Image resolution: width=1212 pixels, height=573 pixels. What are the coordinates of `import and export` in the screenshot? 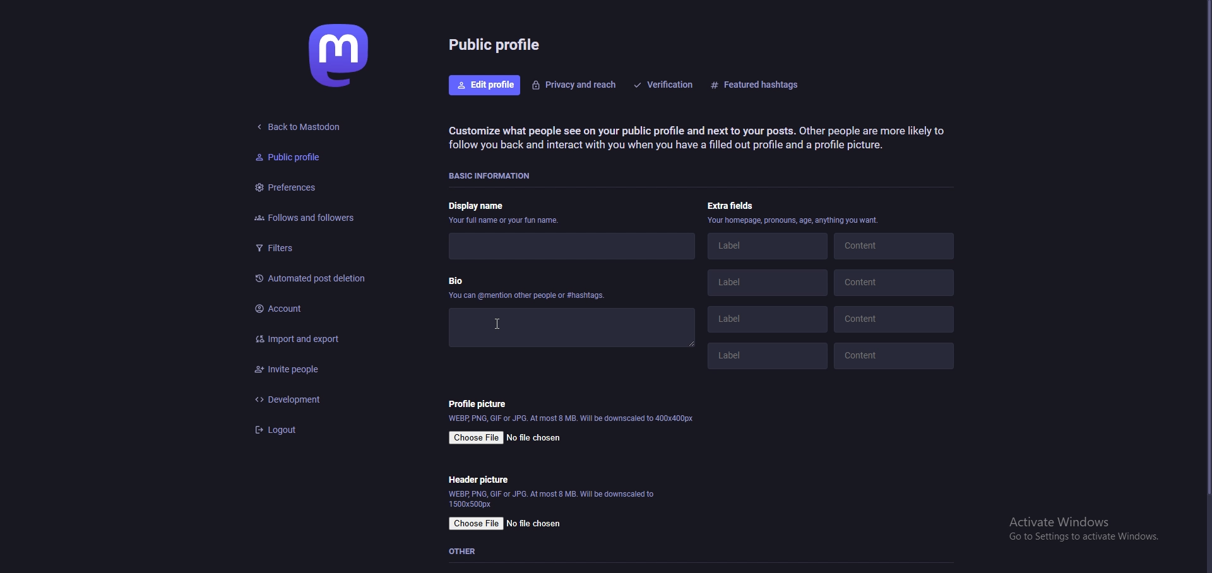 It's located at (319, 340).